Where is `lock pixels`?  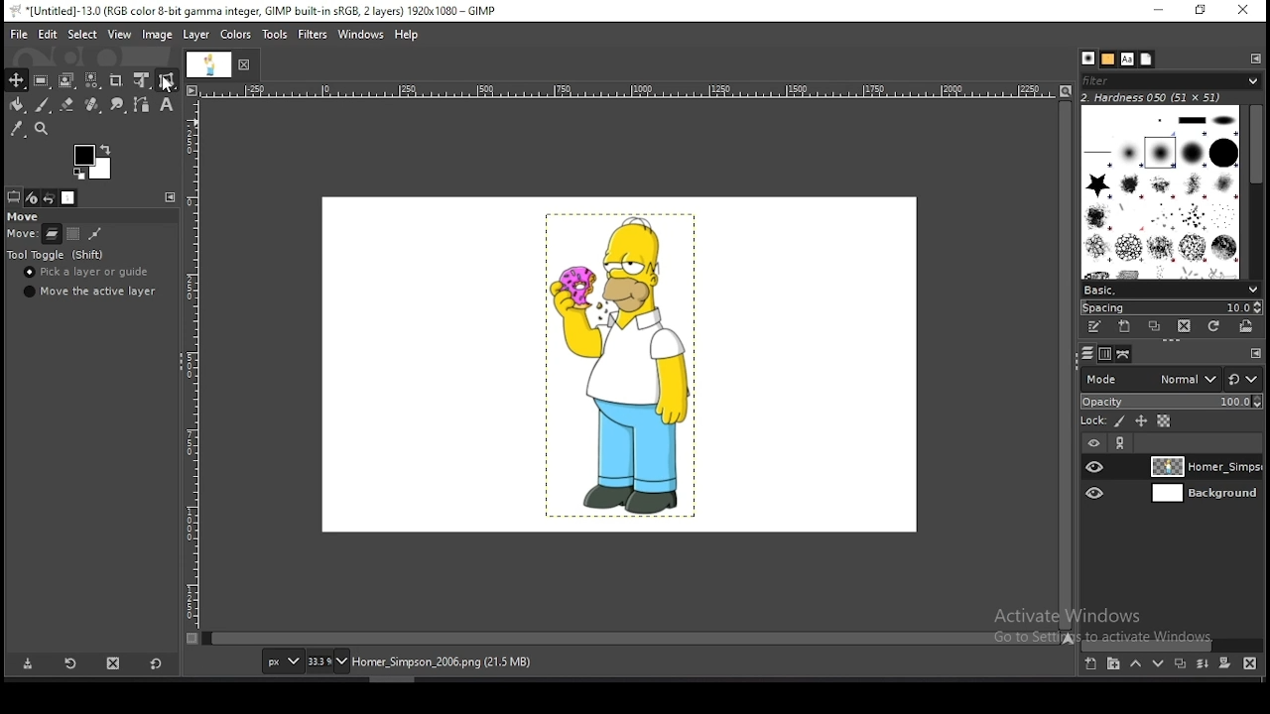 lock pixels is located at coordinates (1118, 422).